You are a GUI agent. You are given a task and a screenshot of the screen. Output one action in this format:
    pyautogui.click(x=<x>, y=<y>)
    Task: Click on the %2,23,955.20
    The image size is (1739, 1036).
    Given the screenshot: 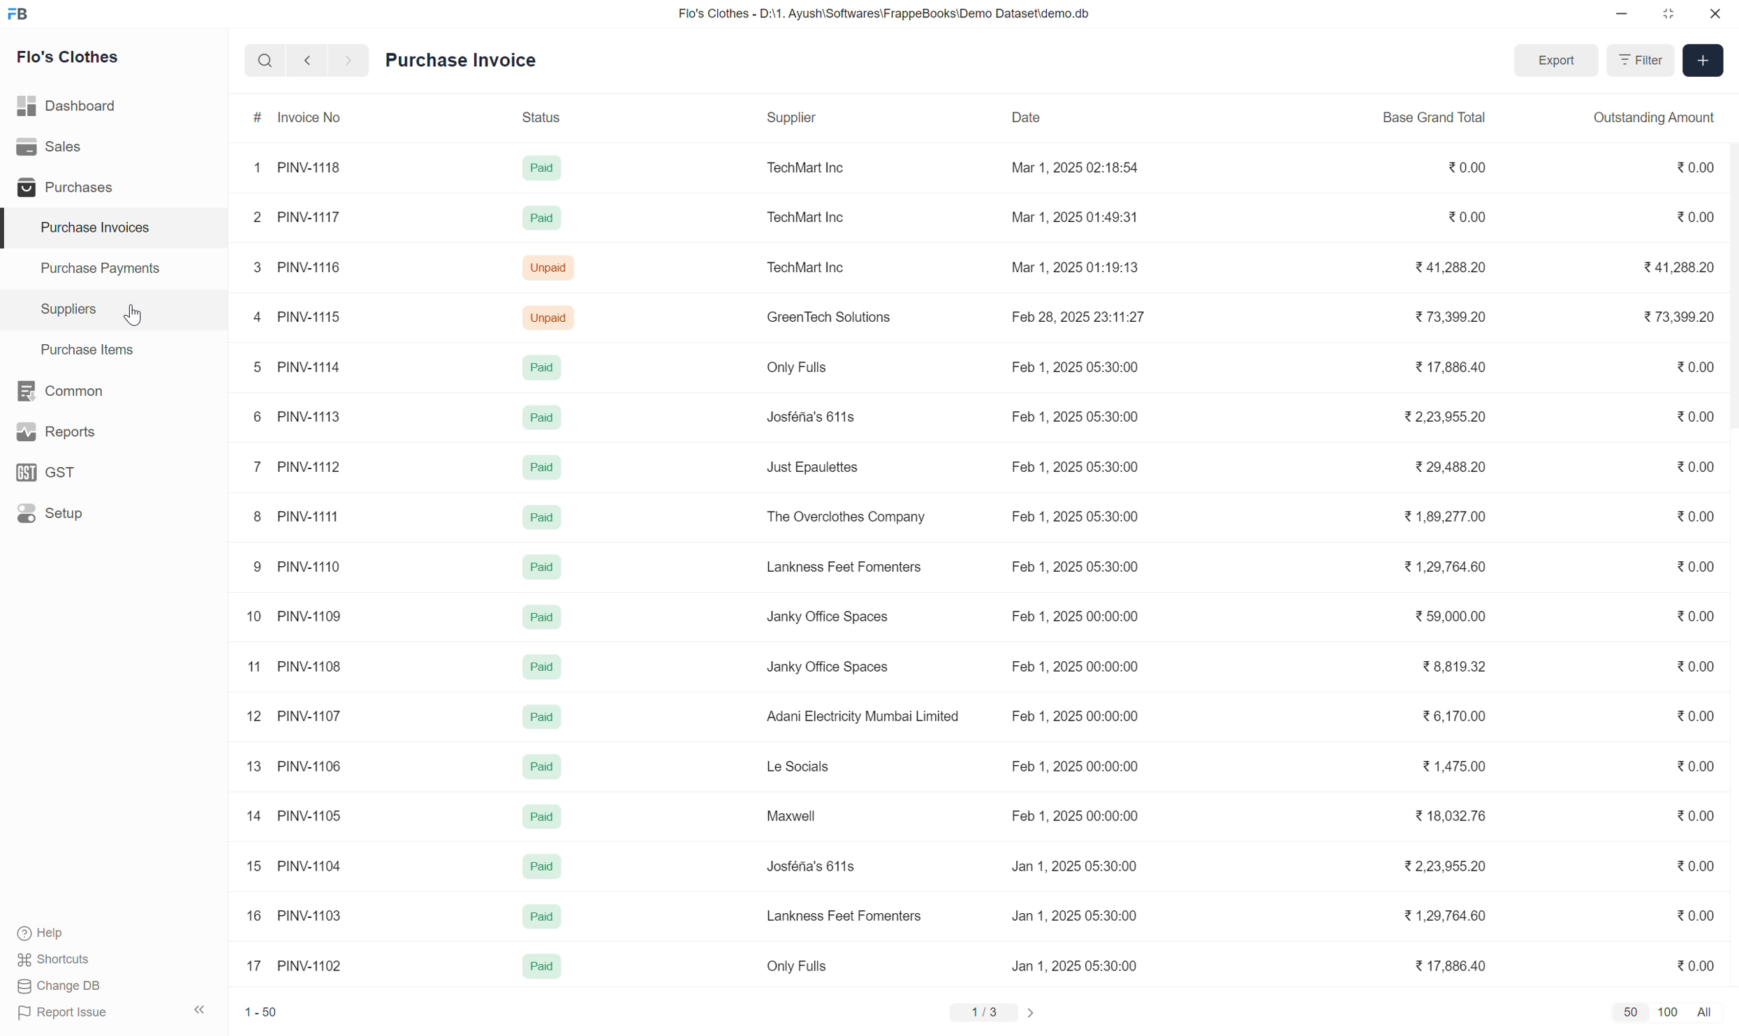 What is the action you would take?
    pyautogui.click(x=1456, y=866)
    